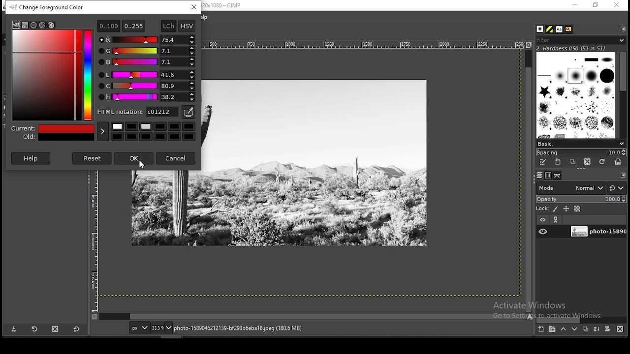  I want to click on scroll bar, so click(529, 180).